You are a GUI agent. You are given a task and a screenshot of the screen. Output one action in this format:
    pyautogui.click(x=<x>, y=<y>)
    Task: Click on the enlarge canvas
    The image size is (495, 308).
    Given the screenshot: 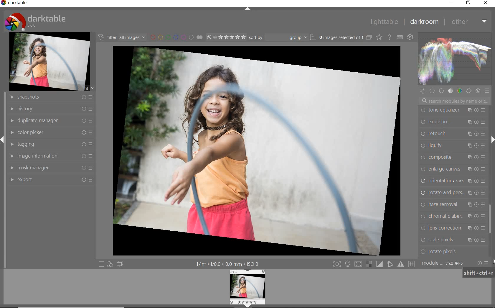 What is the action you would take?
    pyautogui.click(x=453, y=168)
    